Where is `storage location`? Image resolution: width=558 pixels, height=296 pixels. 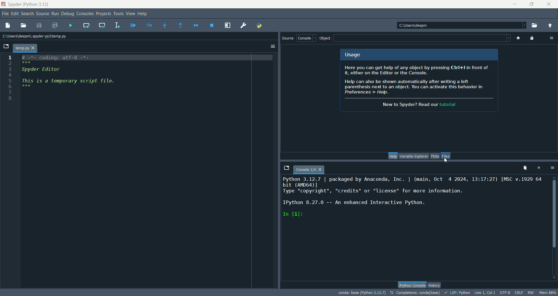
storage location is located at coordinates (36, 37).